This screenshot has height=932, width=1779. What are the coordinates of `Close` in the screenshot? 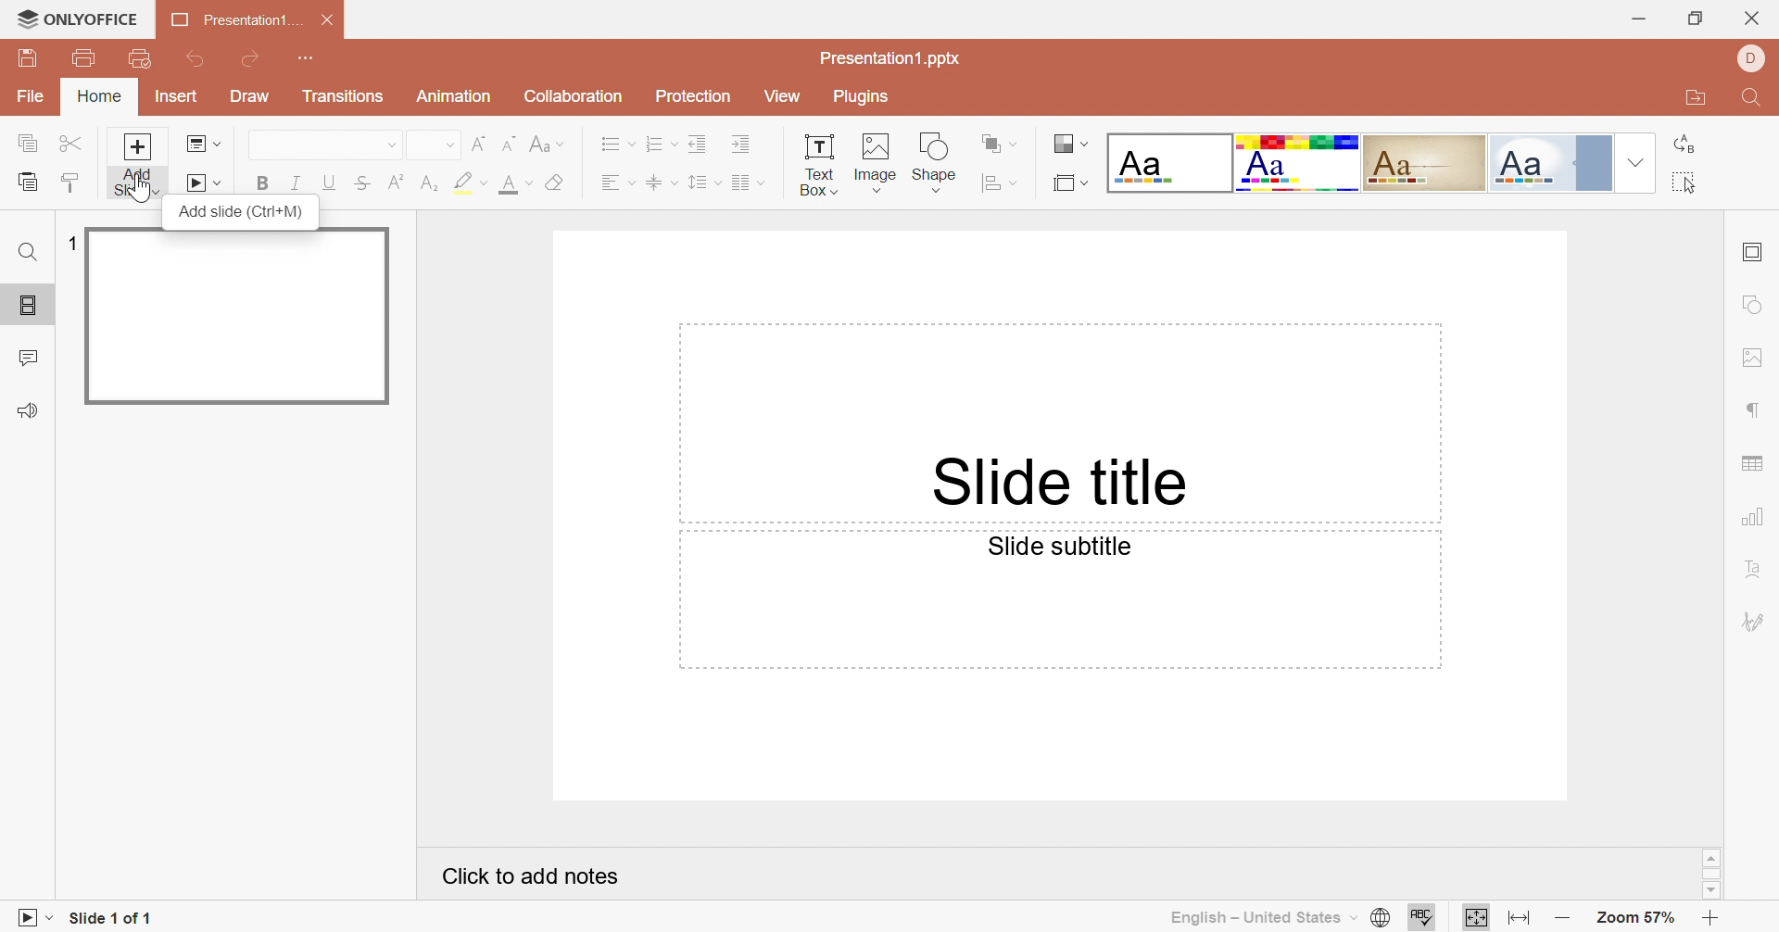 It's located at (330, 20).